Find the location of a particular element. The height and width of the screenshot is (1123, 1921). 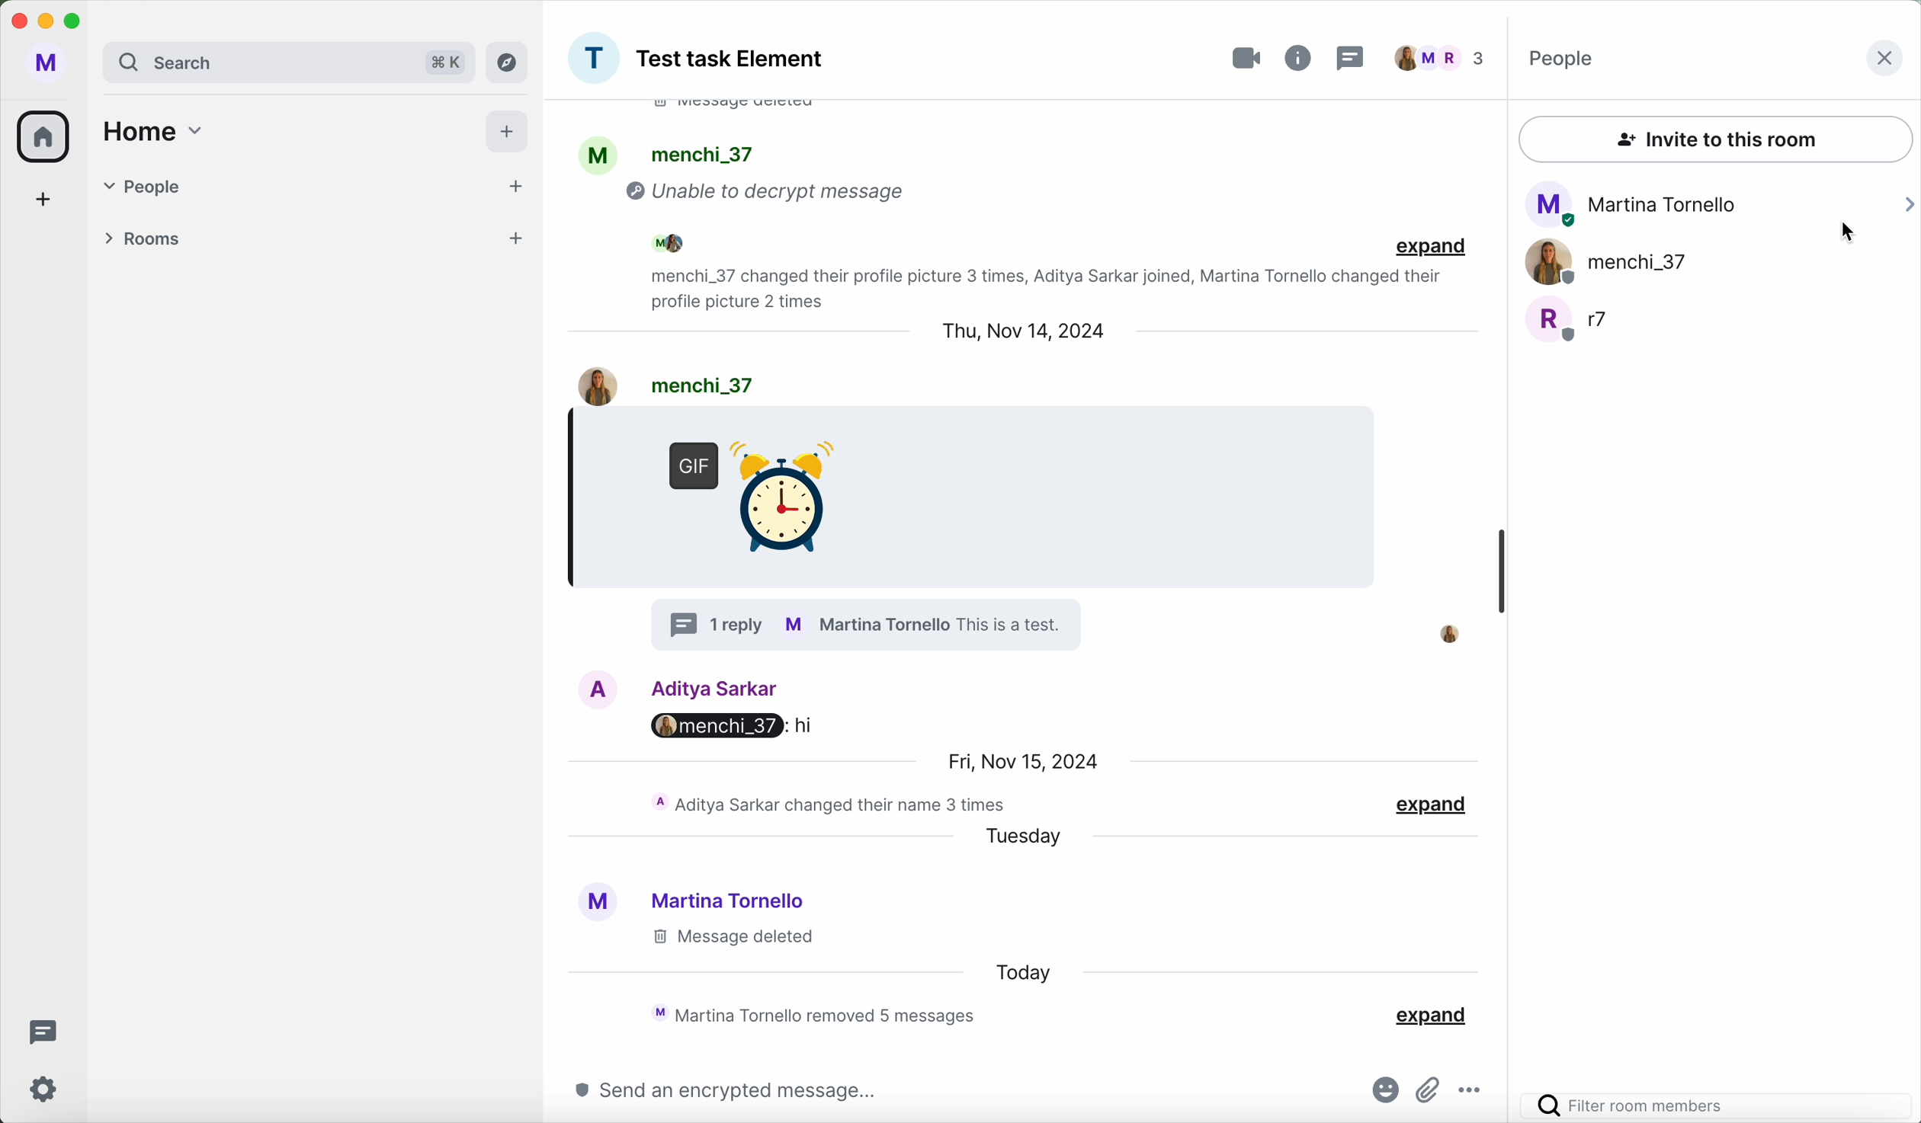

threads is located at coordinates (40, 1030).